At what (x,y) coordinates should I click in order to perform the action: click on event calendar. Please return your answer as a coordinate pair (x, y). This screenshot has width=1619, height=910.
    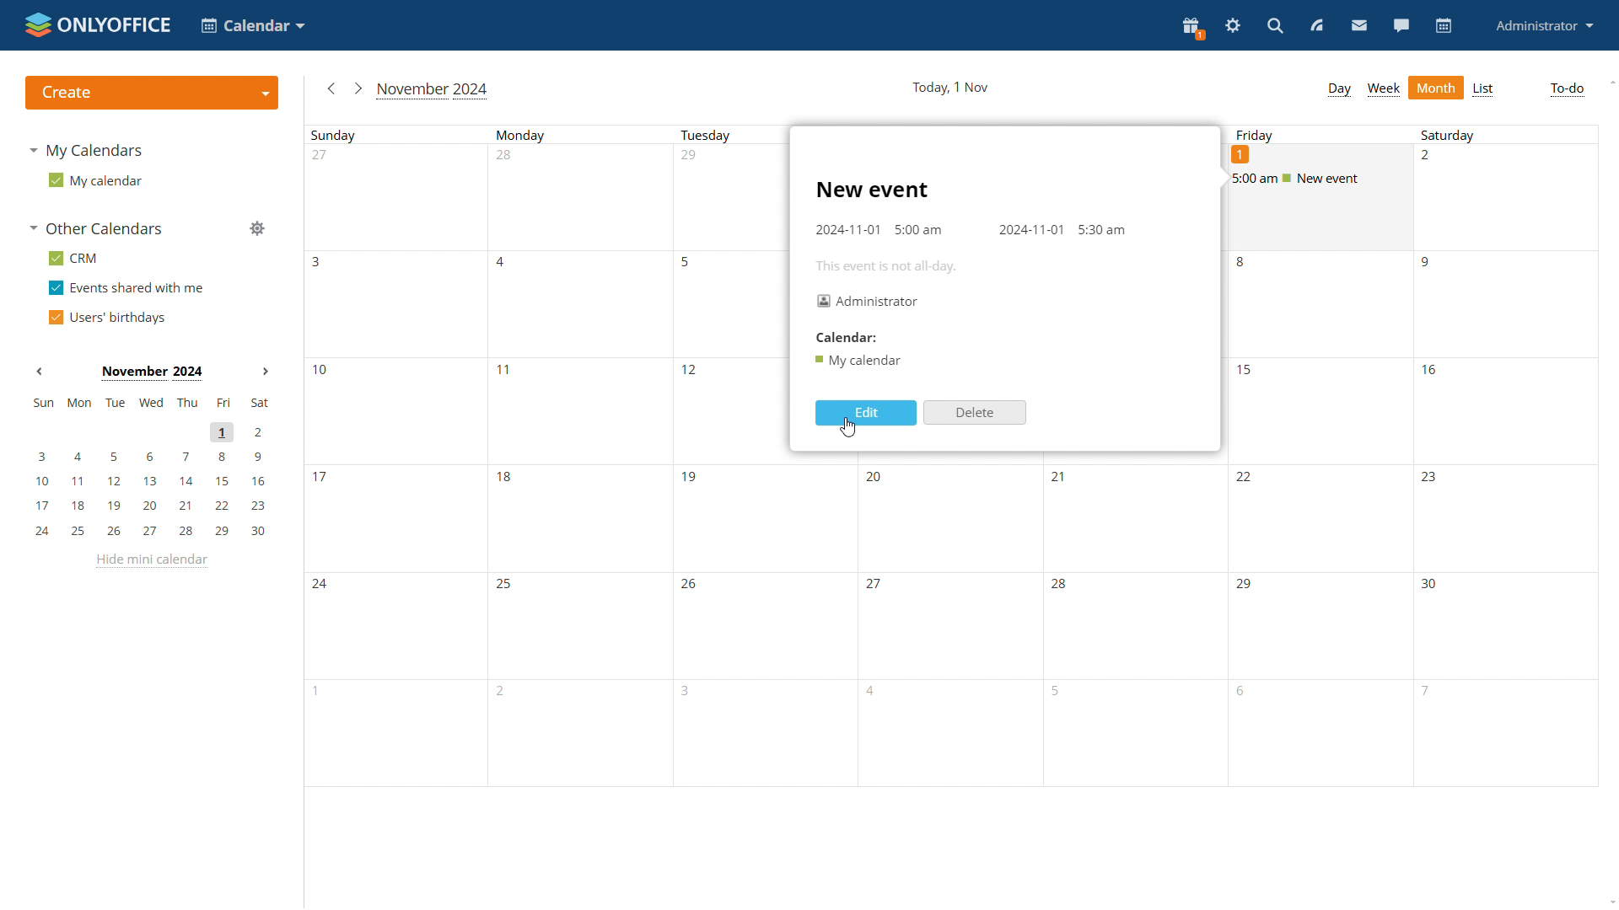
    Looking at the image, I should click on (860, 361).